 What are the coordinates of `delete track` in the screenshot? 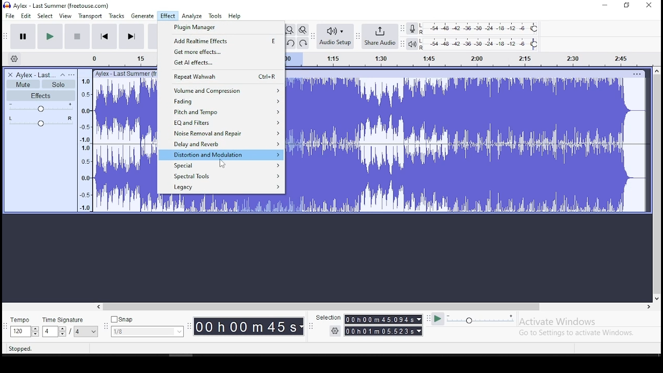 It's located at (10, 75).